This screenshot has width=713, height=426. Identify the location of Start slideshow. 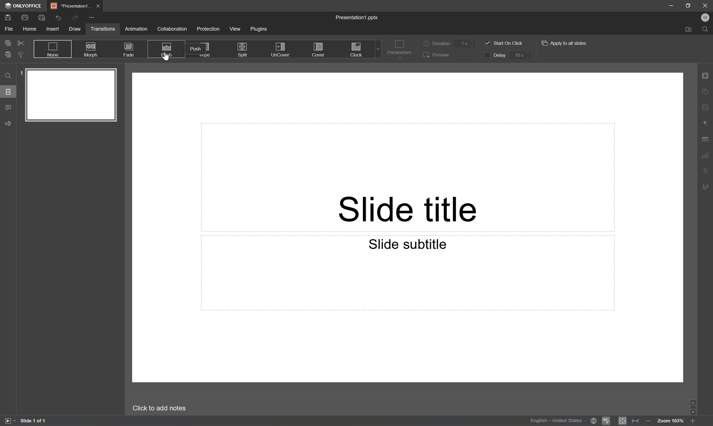
(10, 421).